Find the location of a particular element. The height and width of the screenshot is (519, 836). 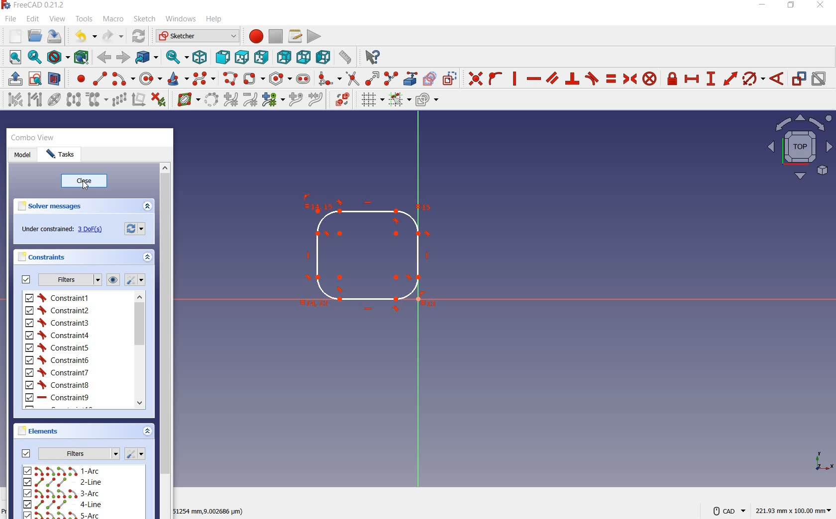

go to linked object is located at coordinates (147, 58).